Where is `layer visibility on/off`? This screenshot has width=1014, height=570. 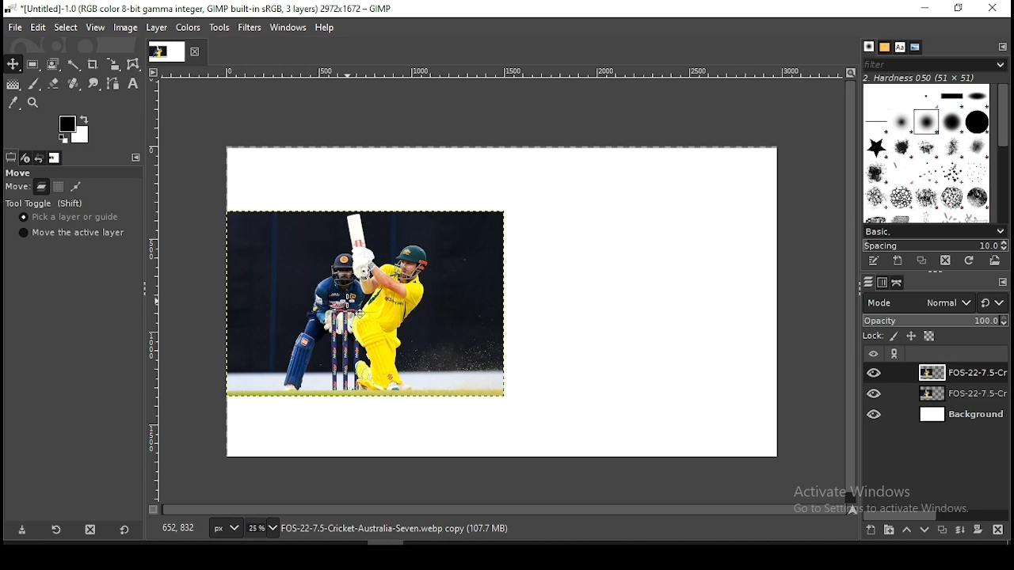 layer visibility on/off is located at coordinates (875, 412).